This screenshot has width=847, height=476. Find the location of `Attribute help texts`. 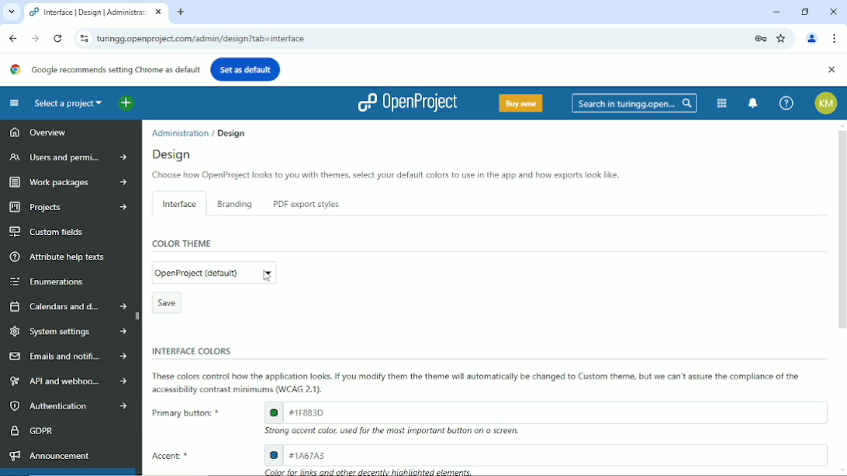

Attribute help texts is located at coordinates (60, 257).